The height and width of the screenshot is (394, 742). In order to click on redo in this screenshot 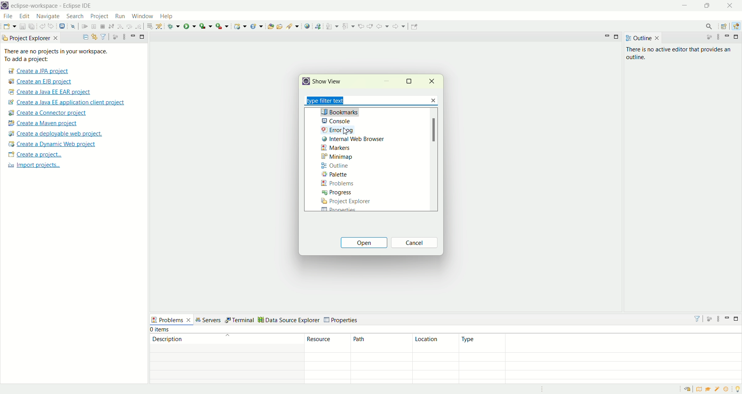, I will do `click(51, 26)`.